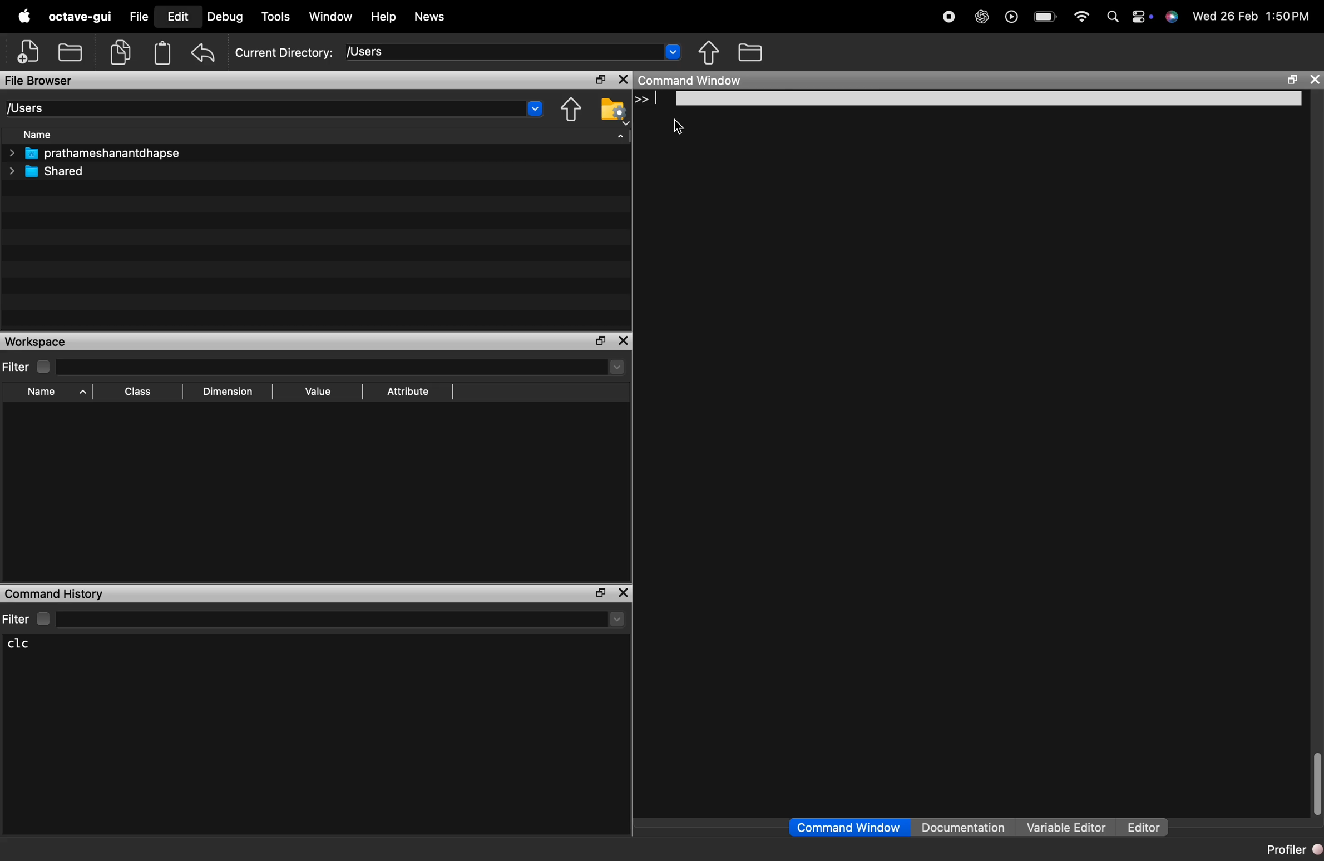 This screenshot has height=861, width=1324. I want to click on Maximize, so click(1290, 81).